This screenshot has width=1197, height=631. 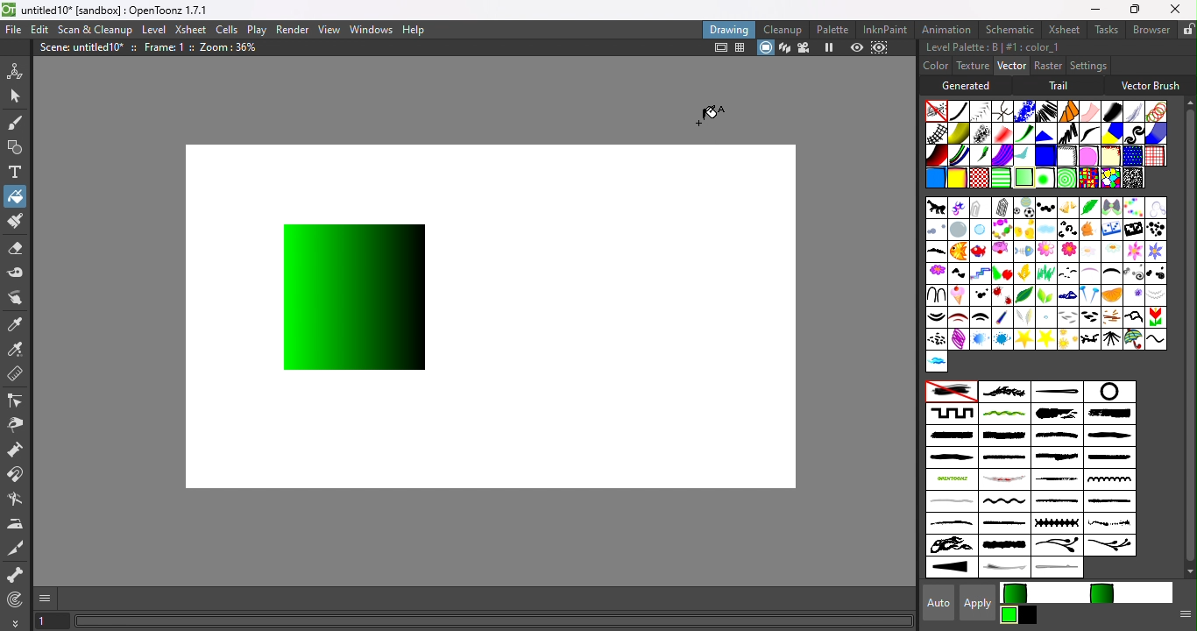 I want to click on atta, so click(x=981, y=207).